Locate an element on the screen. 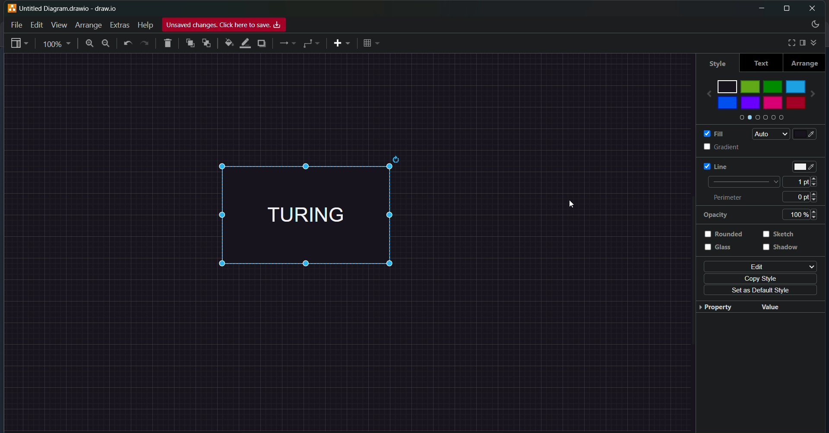 This screenshot has height=433, width=829. green is located at coordinates (773, 85).